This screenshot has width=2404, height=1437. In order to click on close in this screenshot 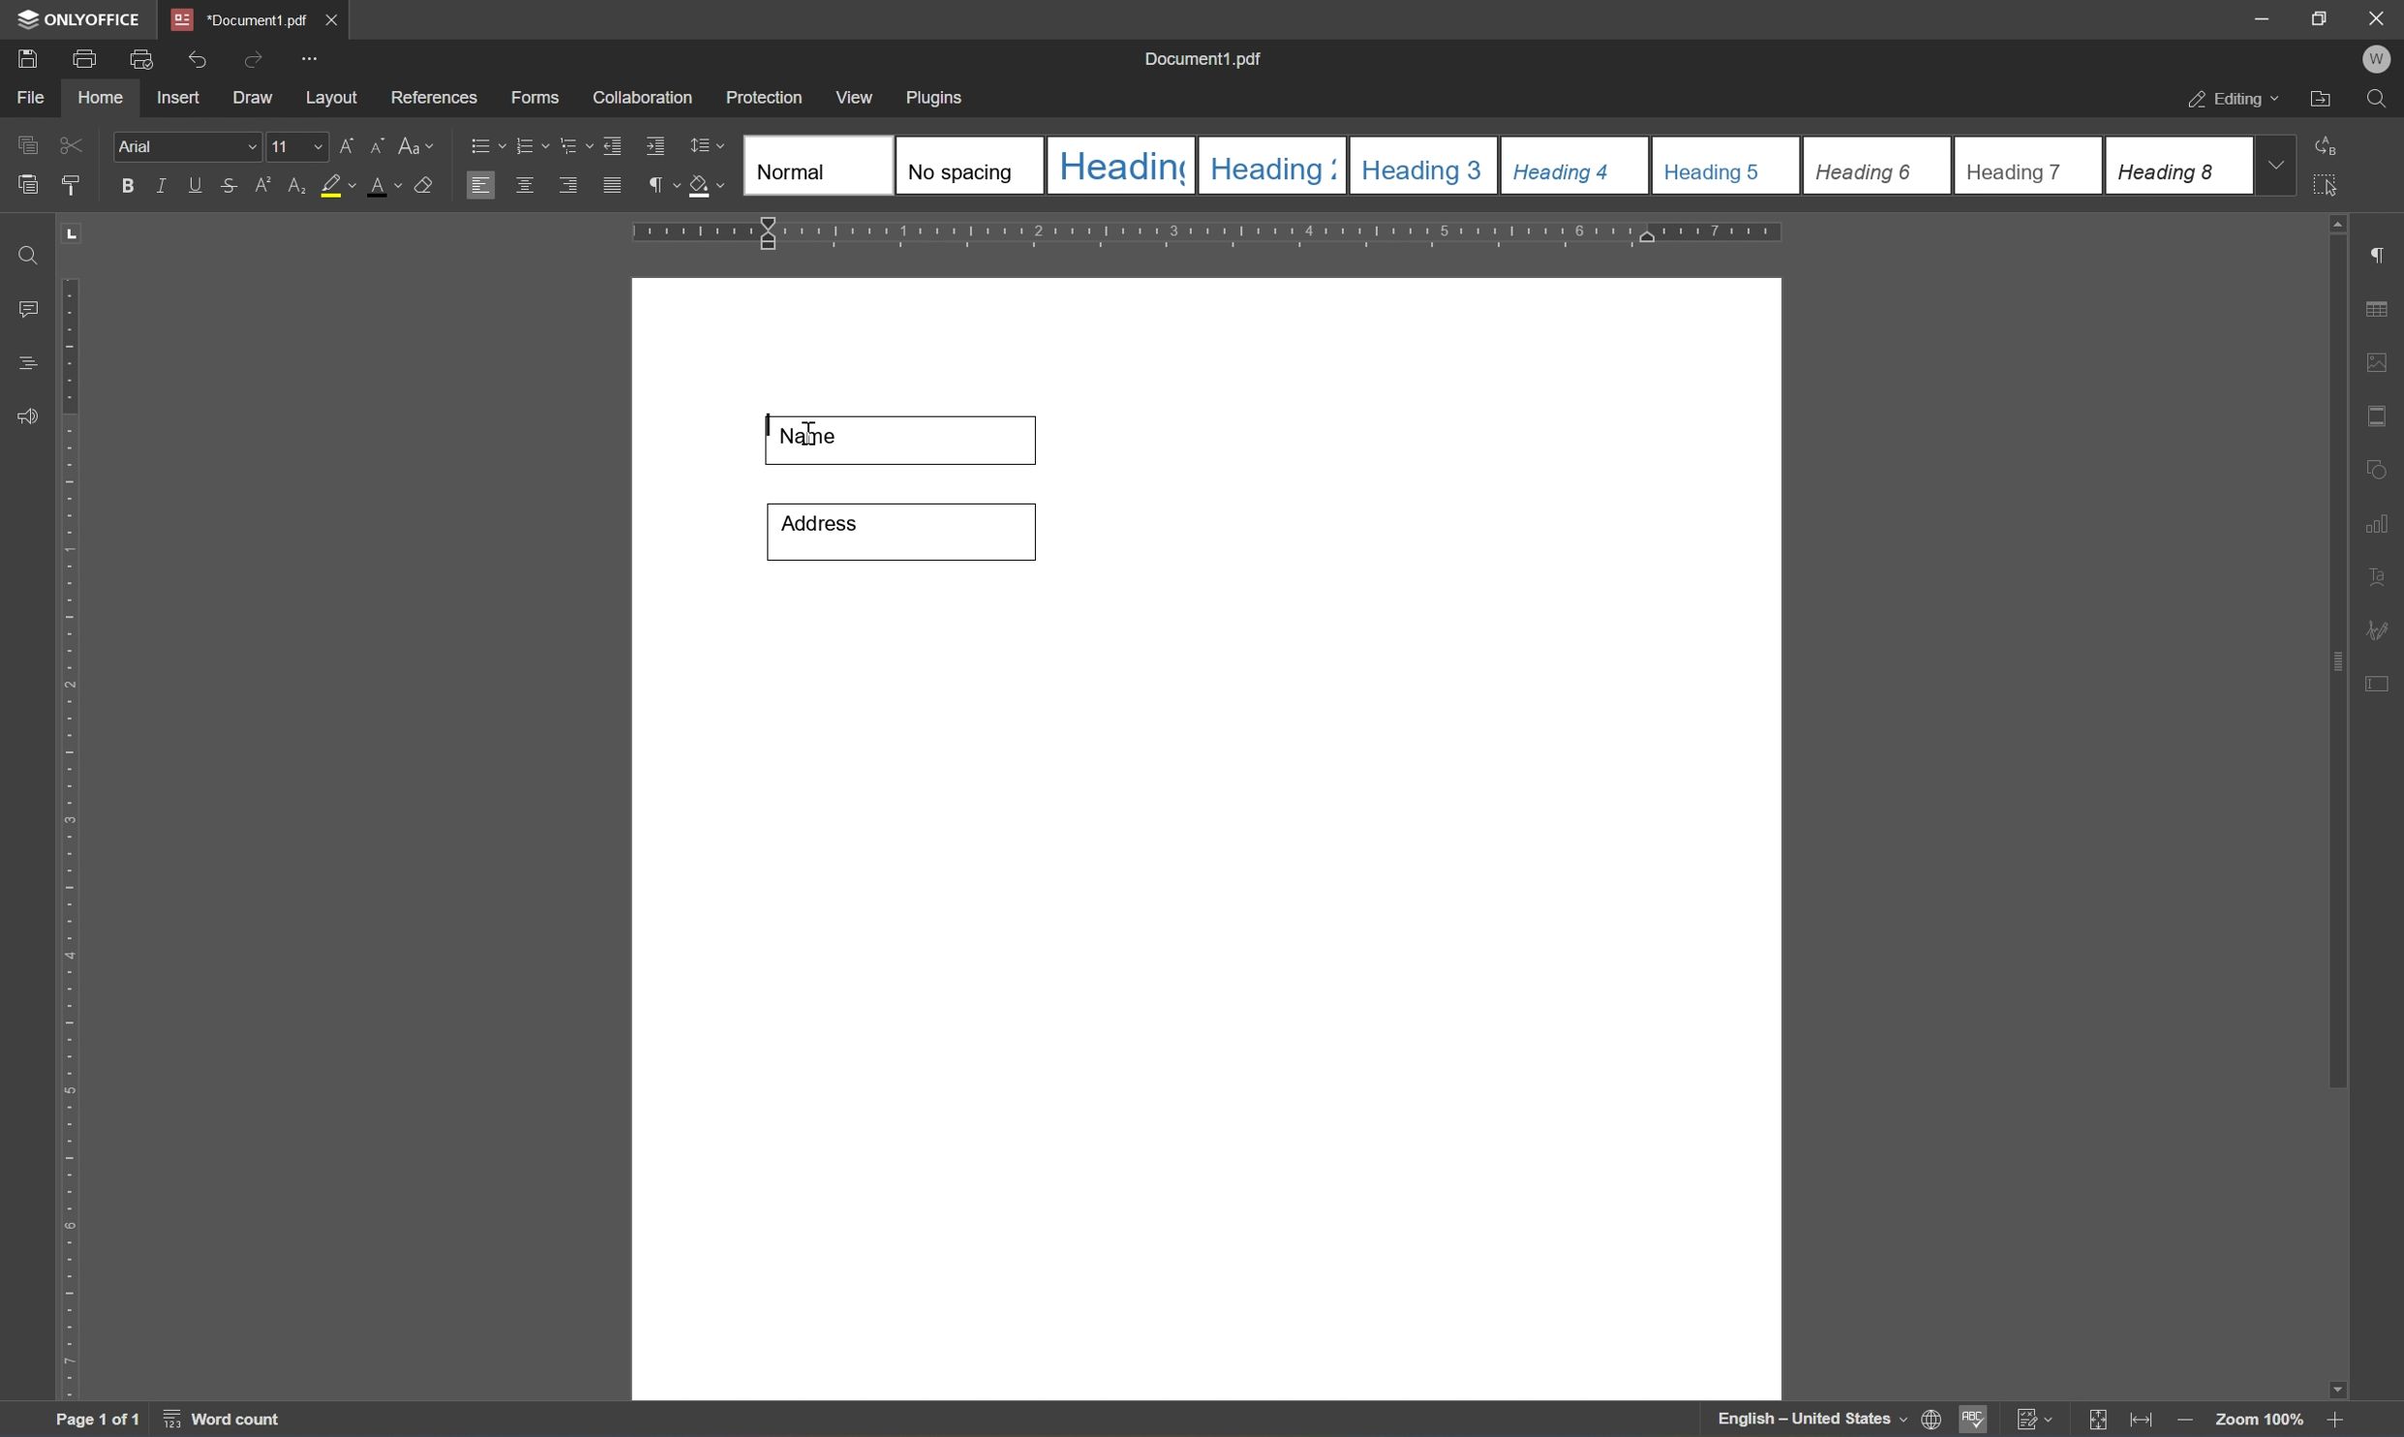, I will do `click(2379, 18)`.